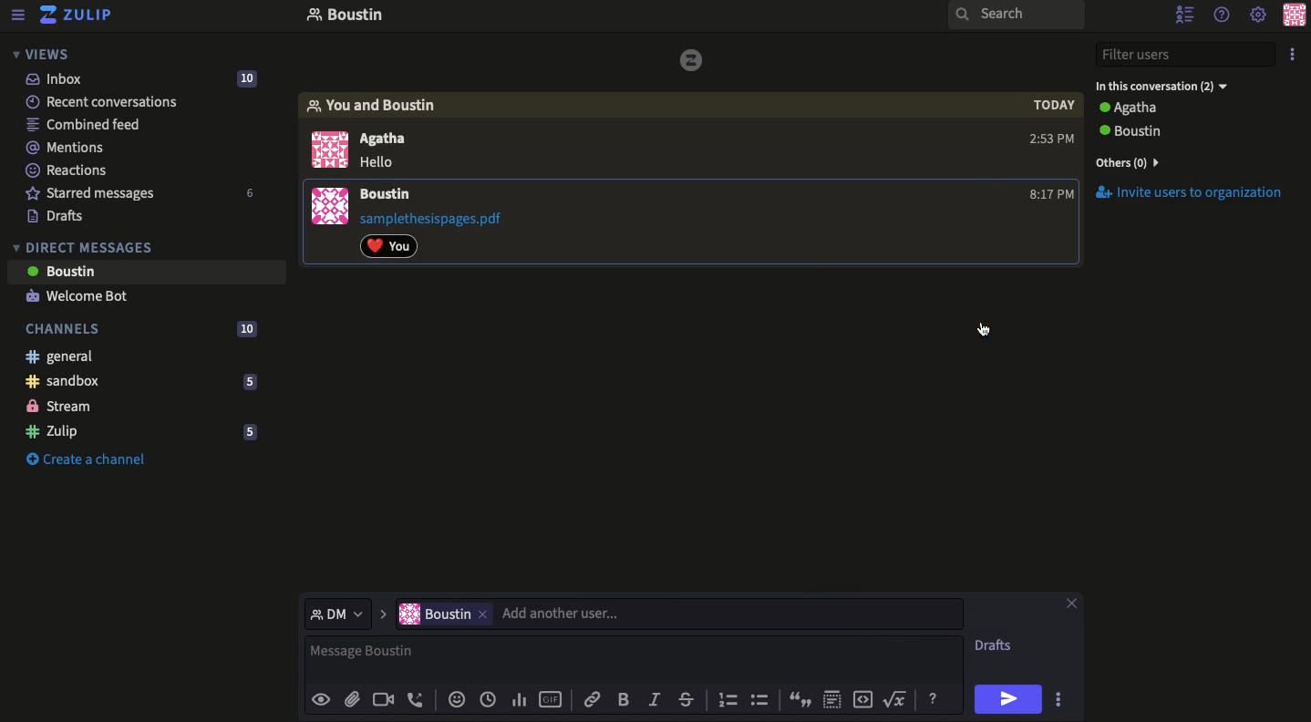 Image resolution: width=1311 pixels, height=722 pixels. I want to click on Settings, so click(1258, 15).